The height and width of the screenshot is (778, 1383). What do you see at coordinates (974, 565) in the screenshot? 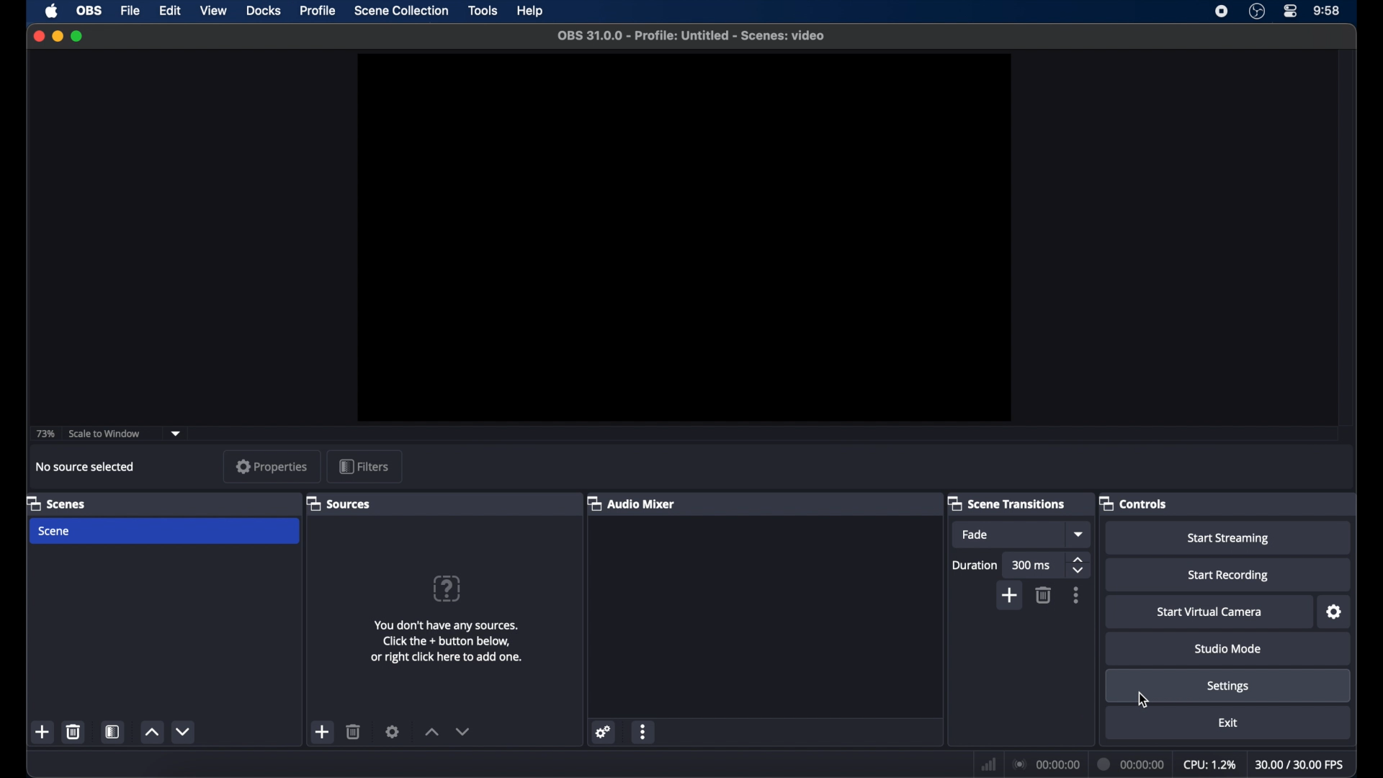
I see `duration` at bounding box center [974, 565].